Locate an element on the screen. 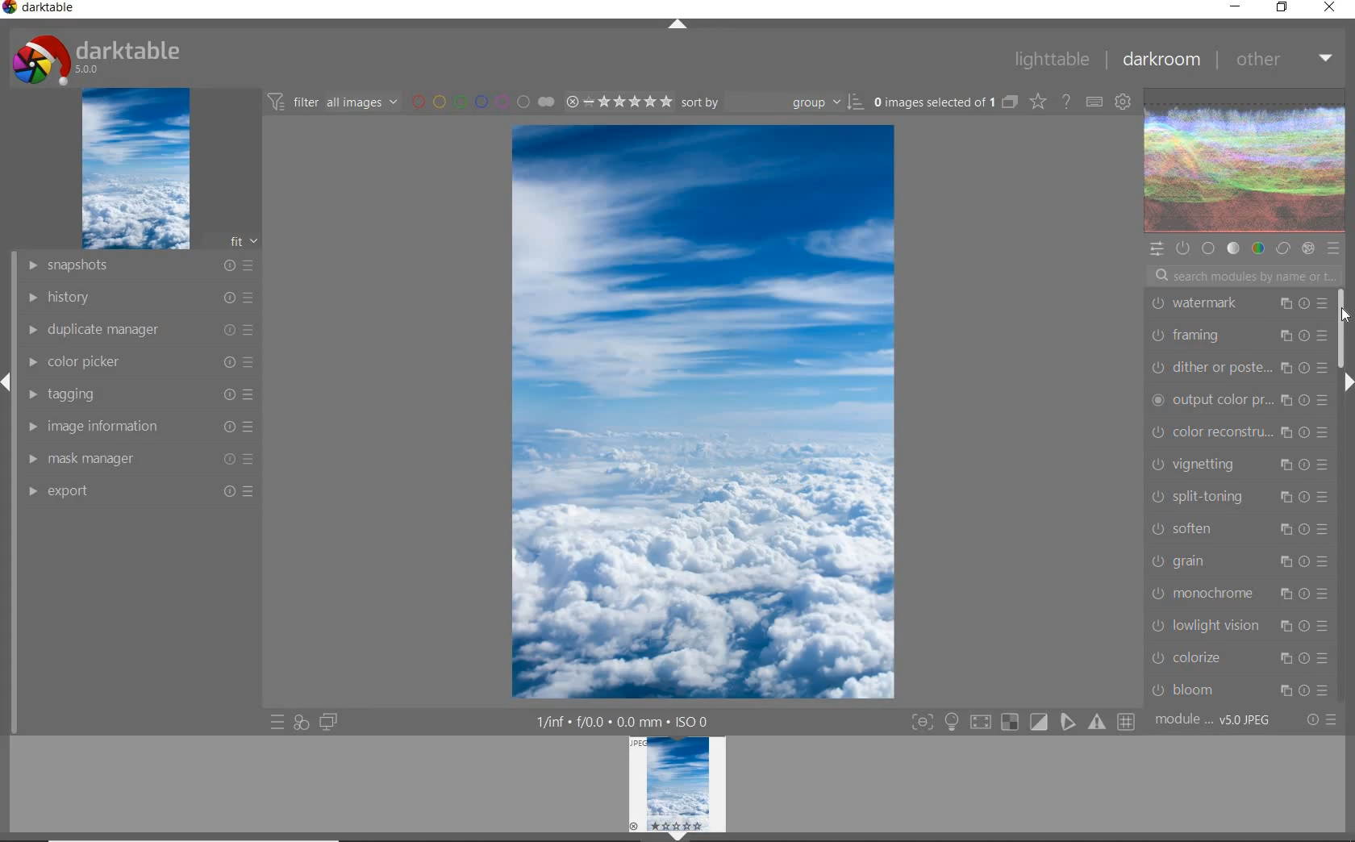 Image resolution: width=1355 pixels, height=842 pixels. DISPLAY A SECOND DARKROOM DISPLAY is located at coordinates (328, 723).